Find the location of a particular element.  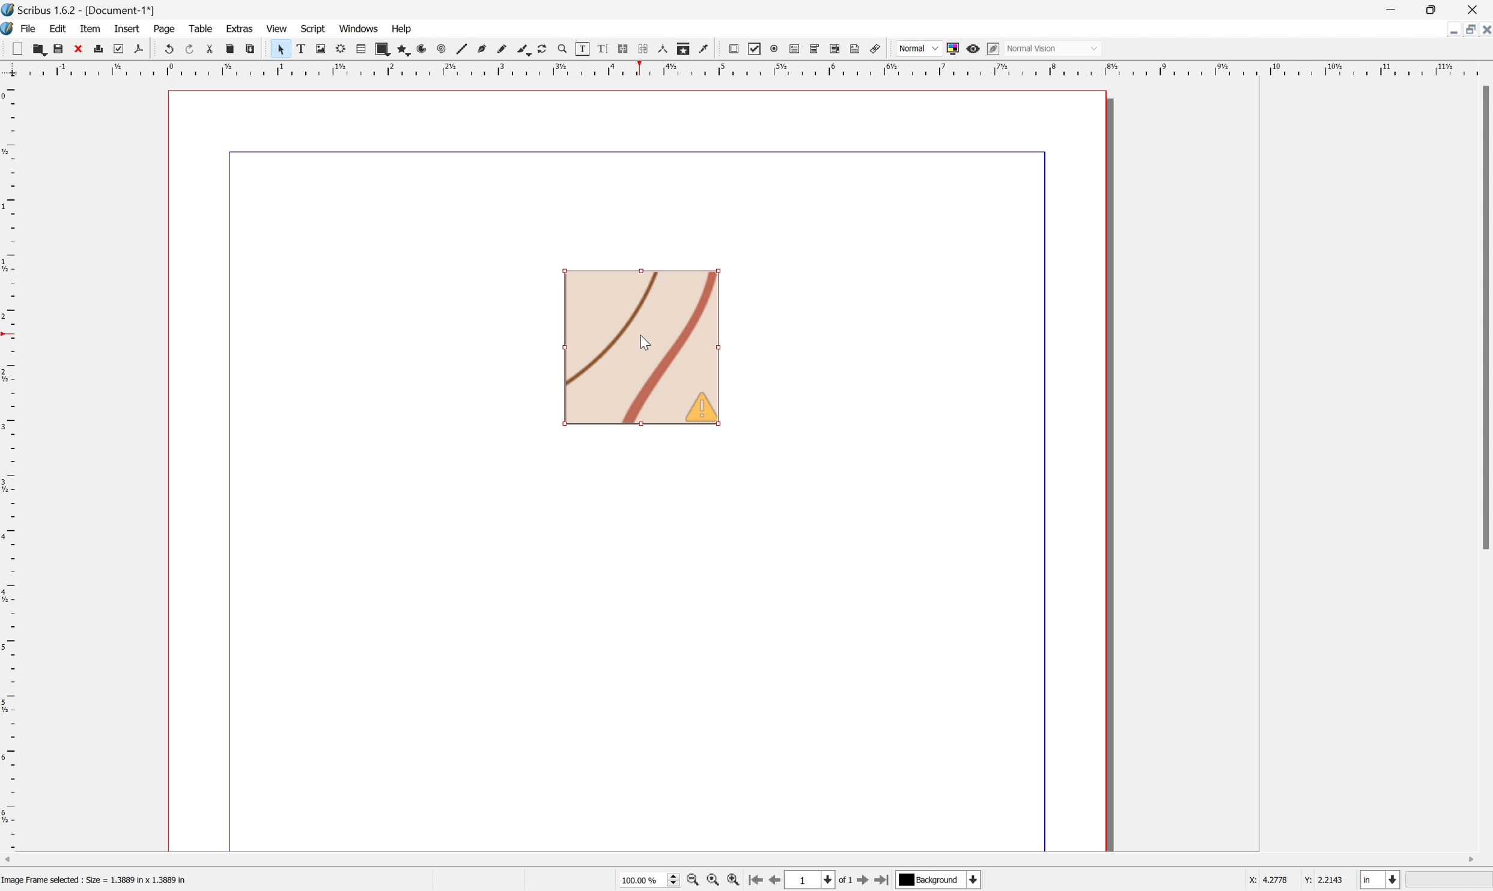

Eye dropper is located at coordinates (708, 51).